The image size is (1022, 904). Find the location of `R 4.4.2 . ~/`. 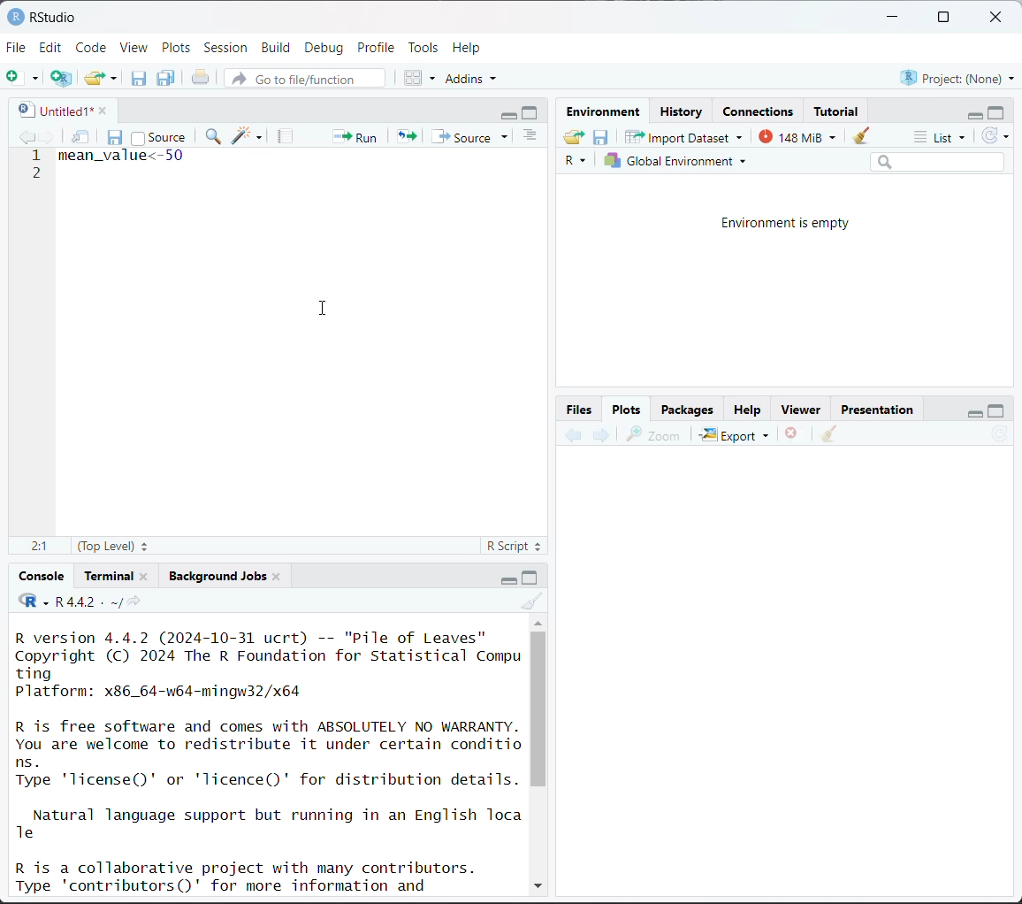

R 4.4.2 . ~/ is located at coordinates (88, 601).